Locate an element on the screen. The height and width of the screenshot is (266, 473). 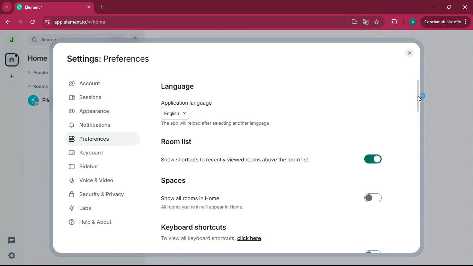
profile picture is located at coordinates (411, 22).